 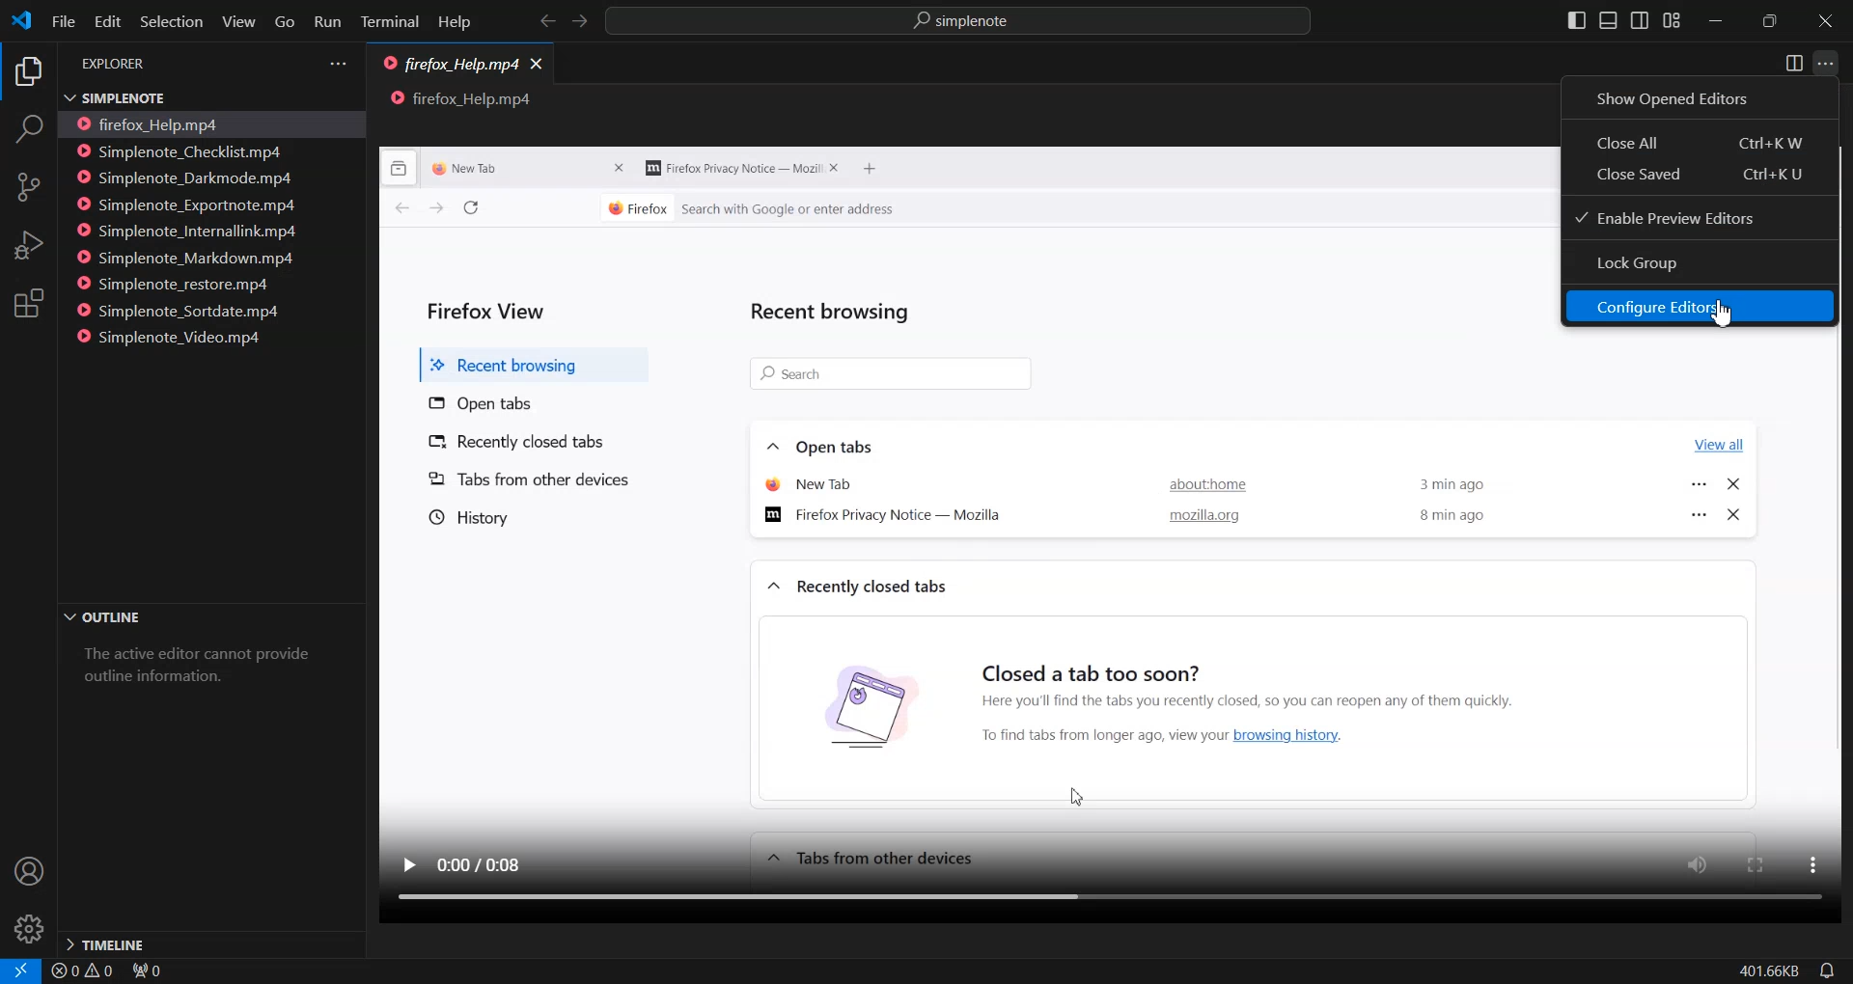 I want to click on Open a remote window, so click(x=16, y=970).